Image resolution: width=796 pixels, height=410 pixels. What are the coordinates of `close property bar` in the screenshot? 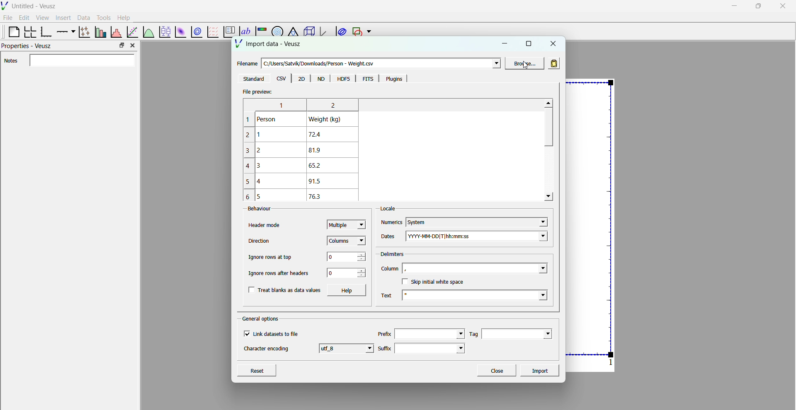 It's located at (133, 45).